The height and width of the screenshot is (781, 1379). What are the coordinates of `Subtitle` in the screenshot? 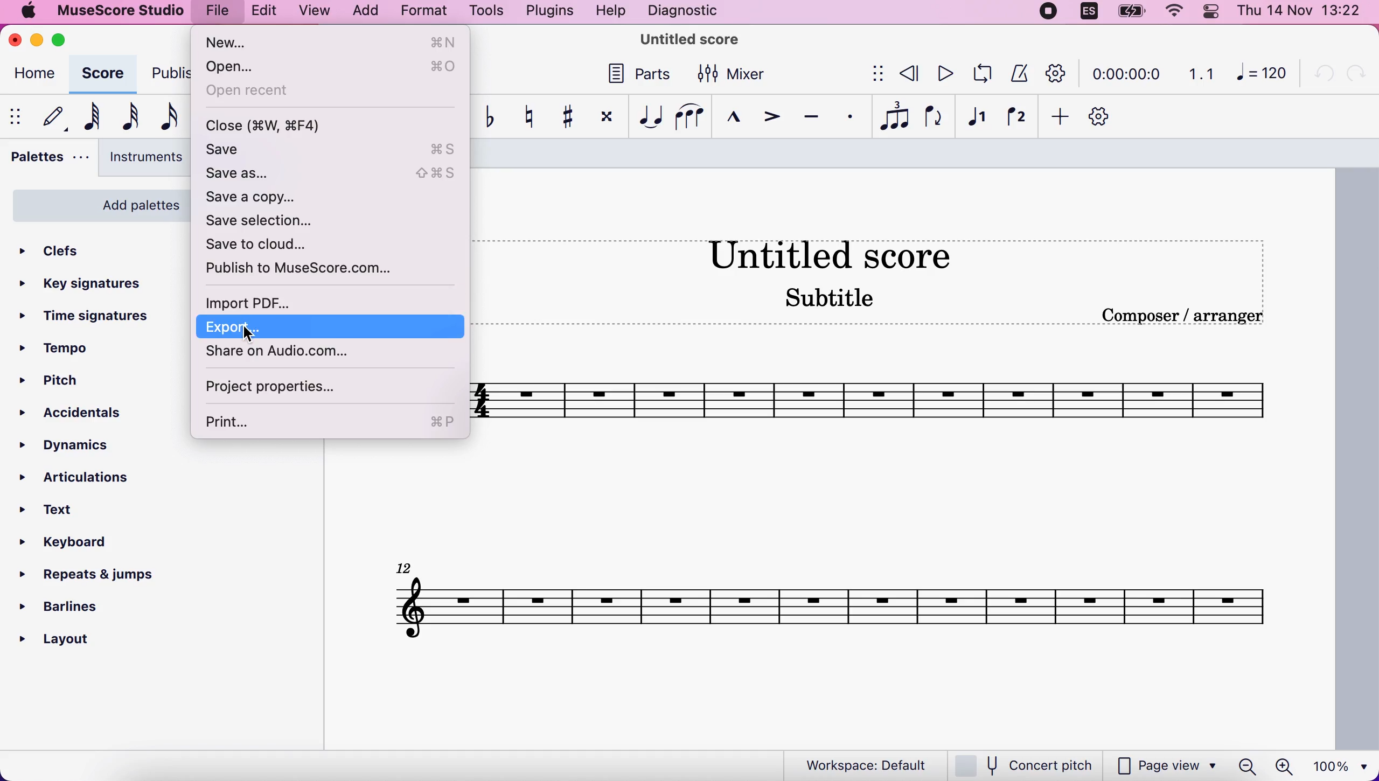 It's located at (830, 297).